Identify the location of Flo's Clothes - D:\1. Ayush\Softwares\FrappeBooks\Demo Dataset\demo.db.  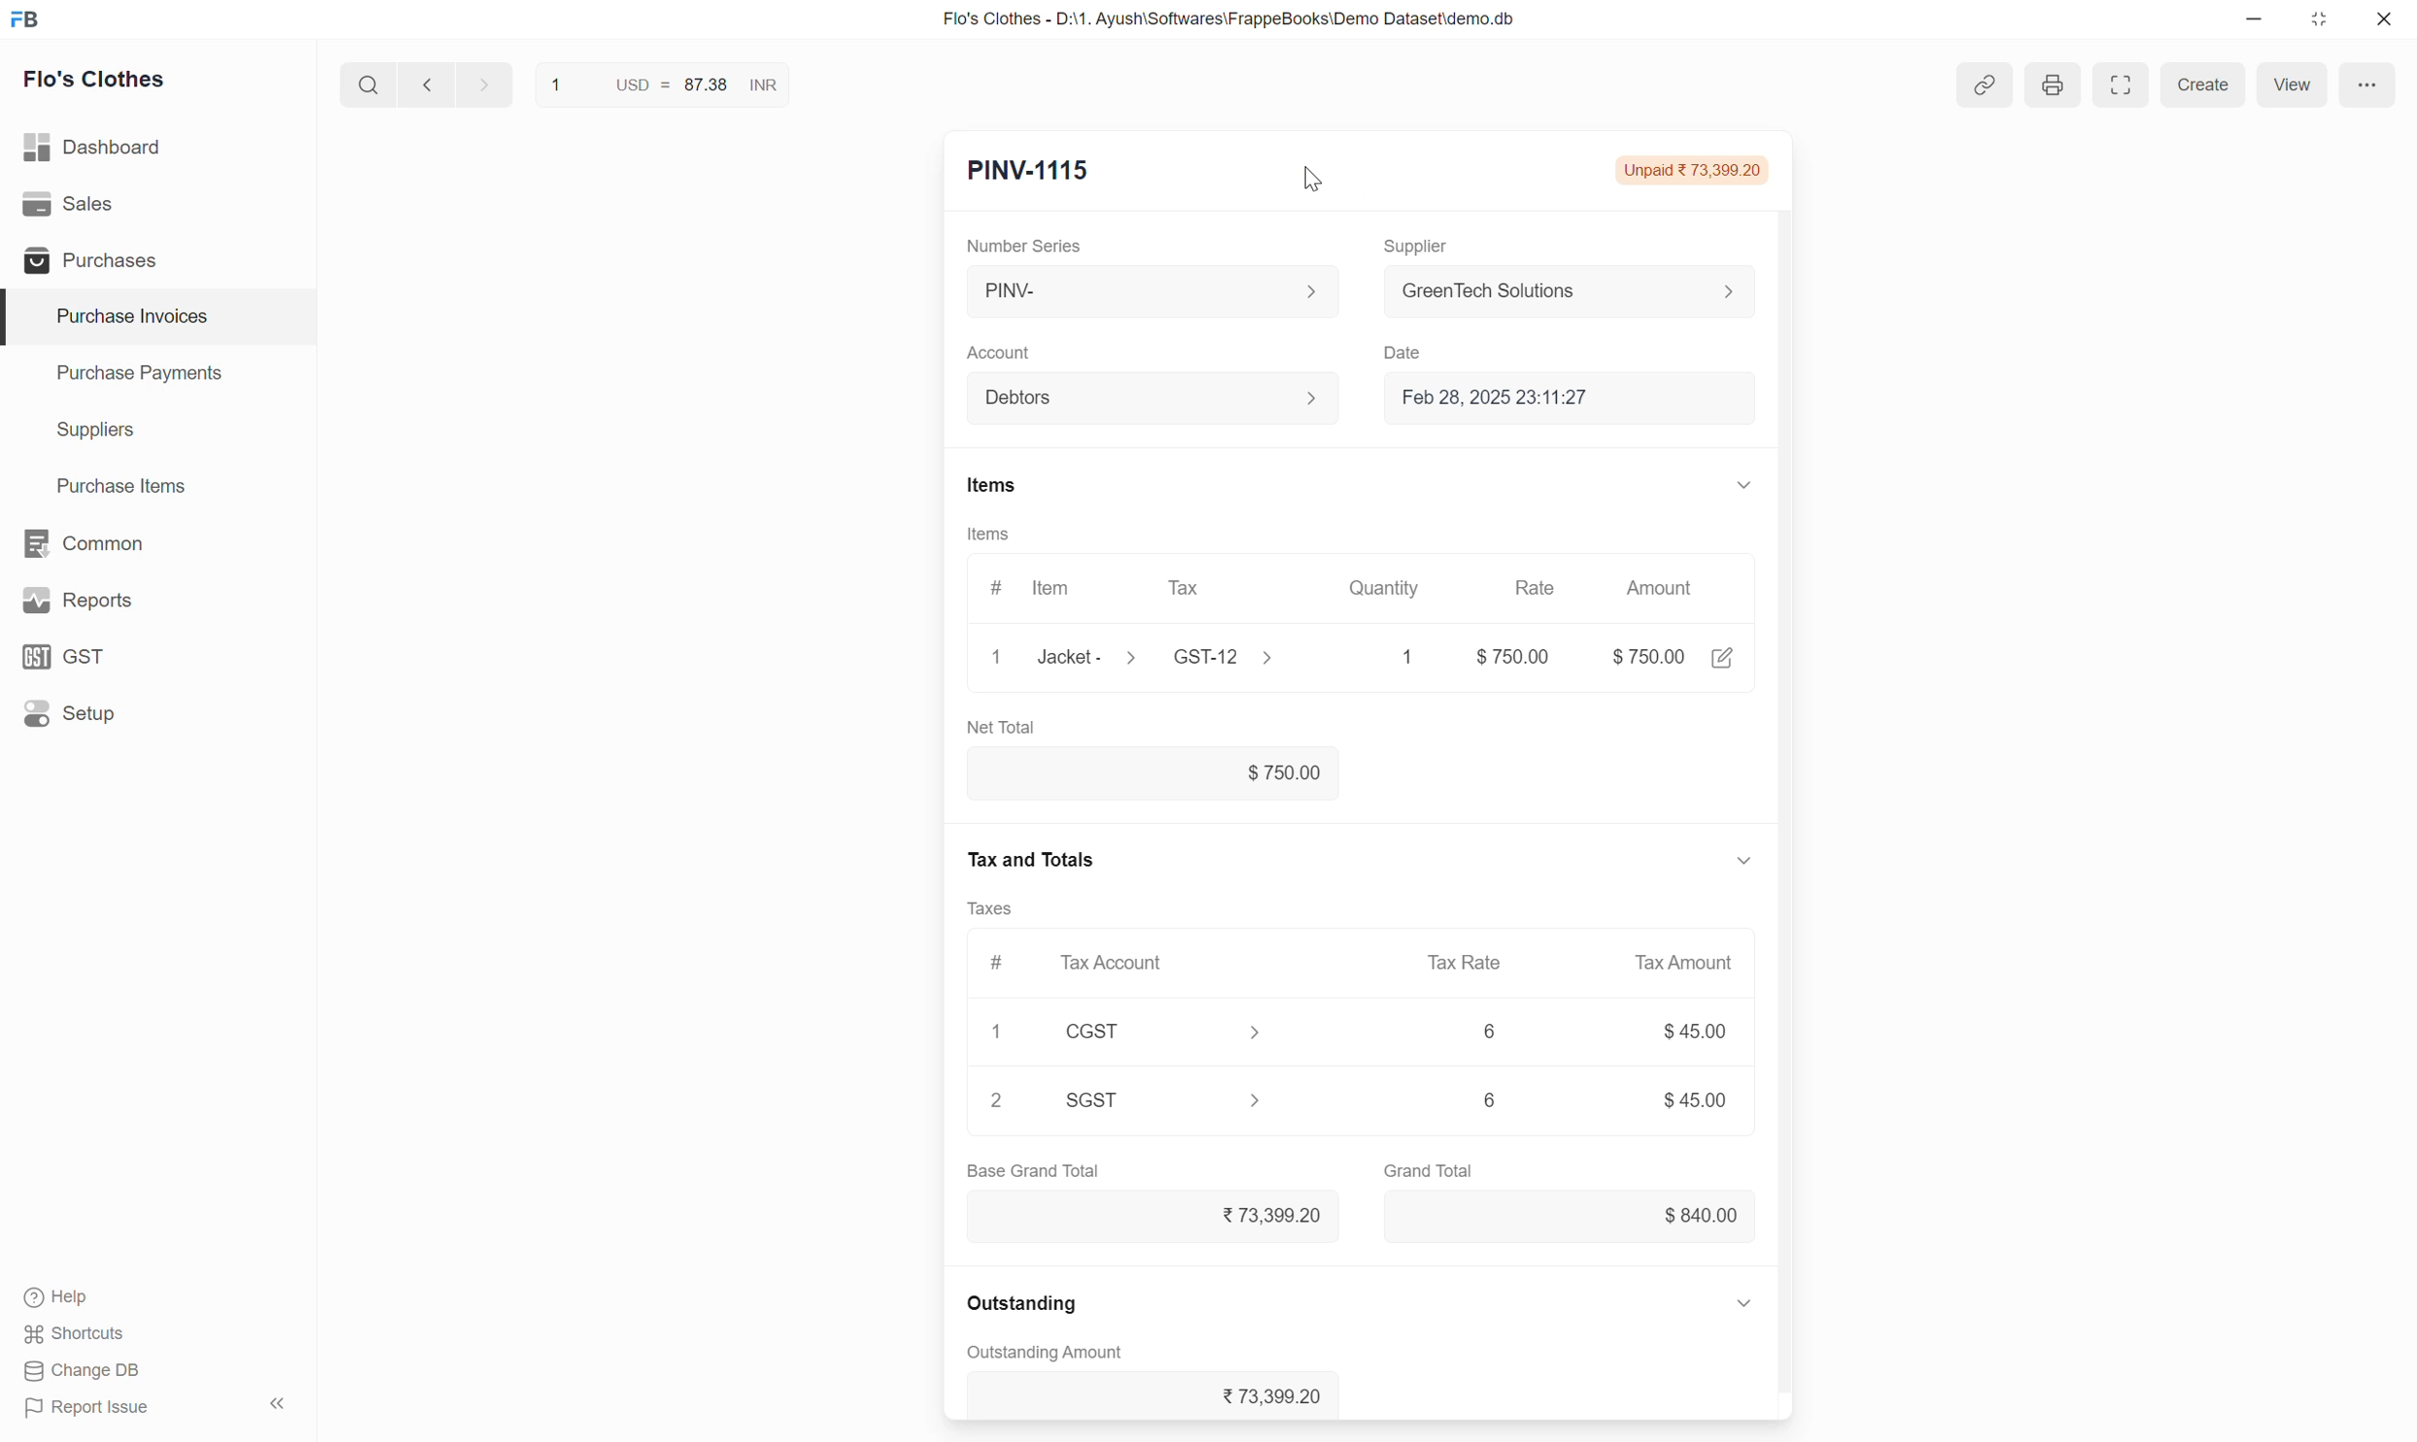
(1230, 19).